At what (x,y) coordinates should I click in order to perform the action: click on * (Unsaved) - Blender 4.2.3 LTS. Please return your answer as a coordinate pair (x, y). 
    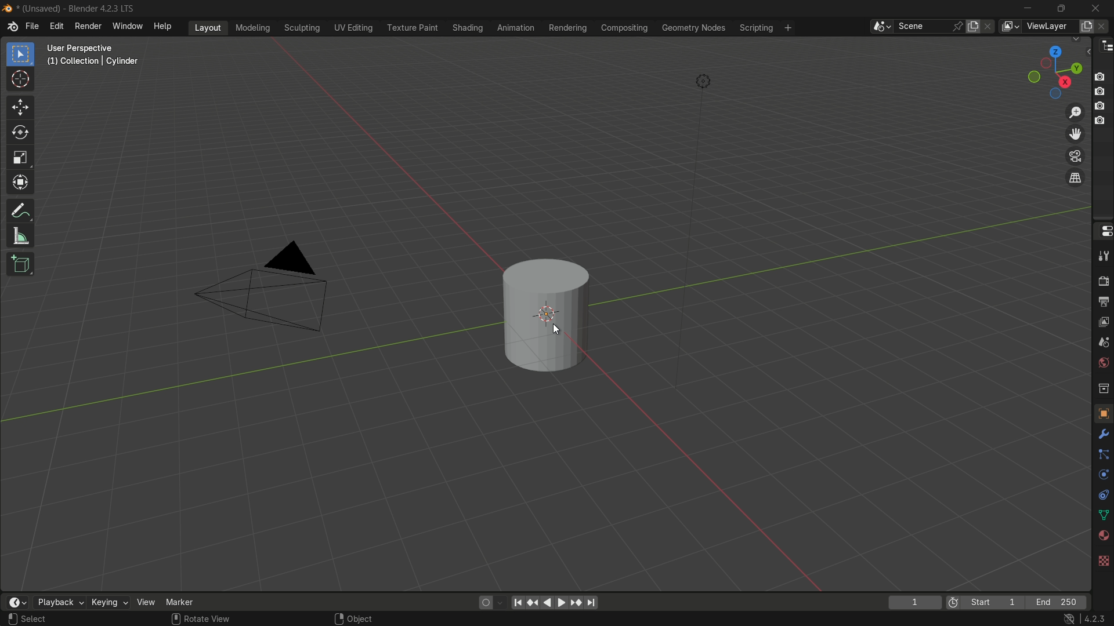
    Looking at the image, I should click on (79, 9).